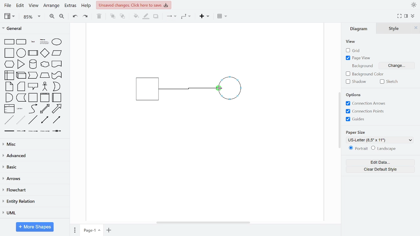  What do you see at coordinates (365, 111) in the screenshot?
I see `connection points` at bounding box center [365, 111].